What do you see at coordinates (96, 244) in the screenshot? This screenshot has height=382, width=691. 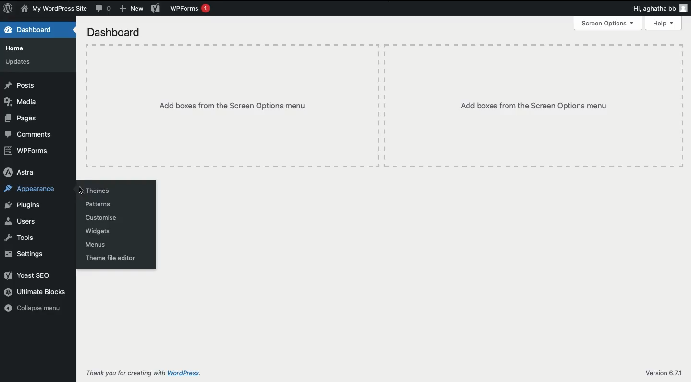 I see `Menus` at bounding box center [96, 244].